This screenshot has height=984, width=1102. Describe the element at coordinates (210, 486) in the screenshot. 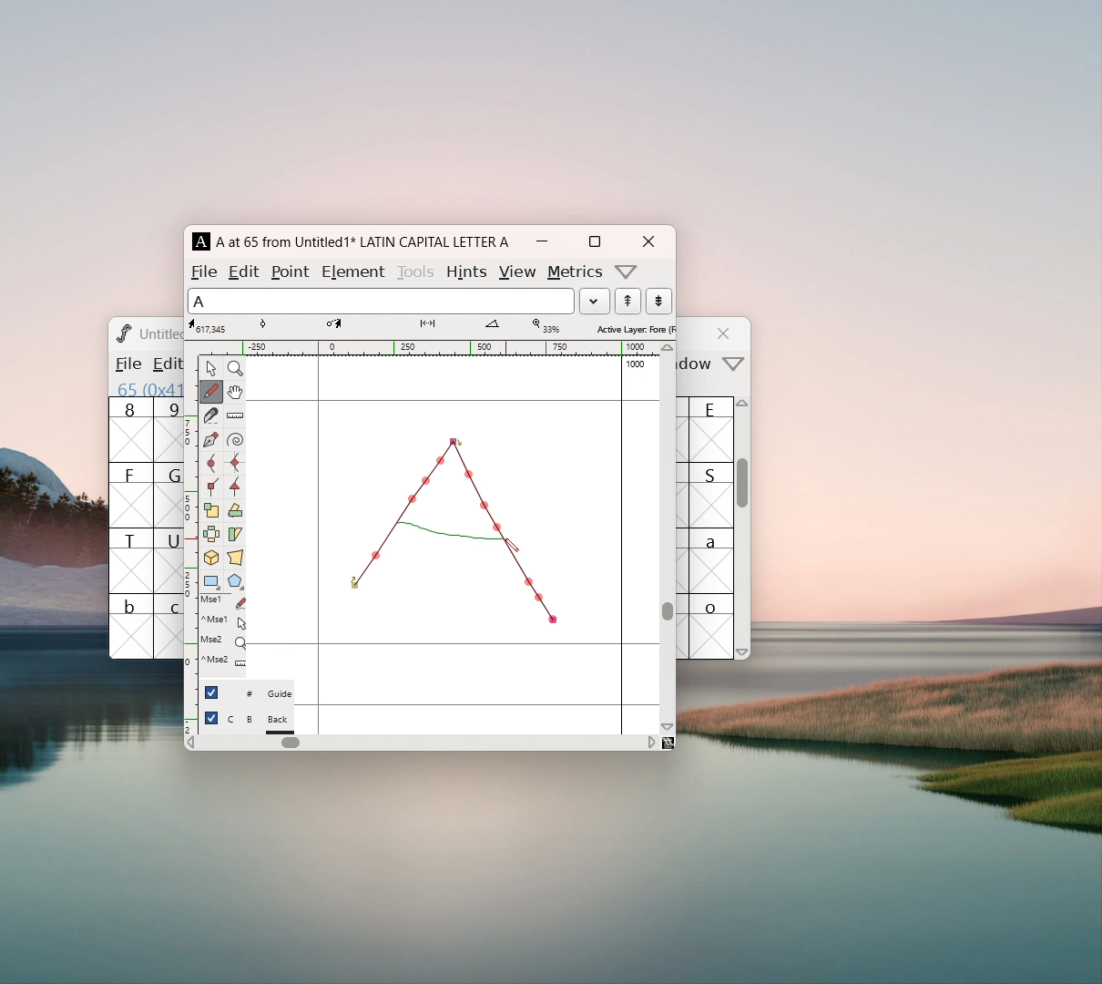

I see `add a corner point` at that location.